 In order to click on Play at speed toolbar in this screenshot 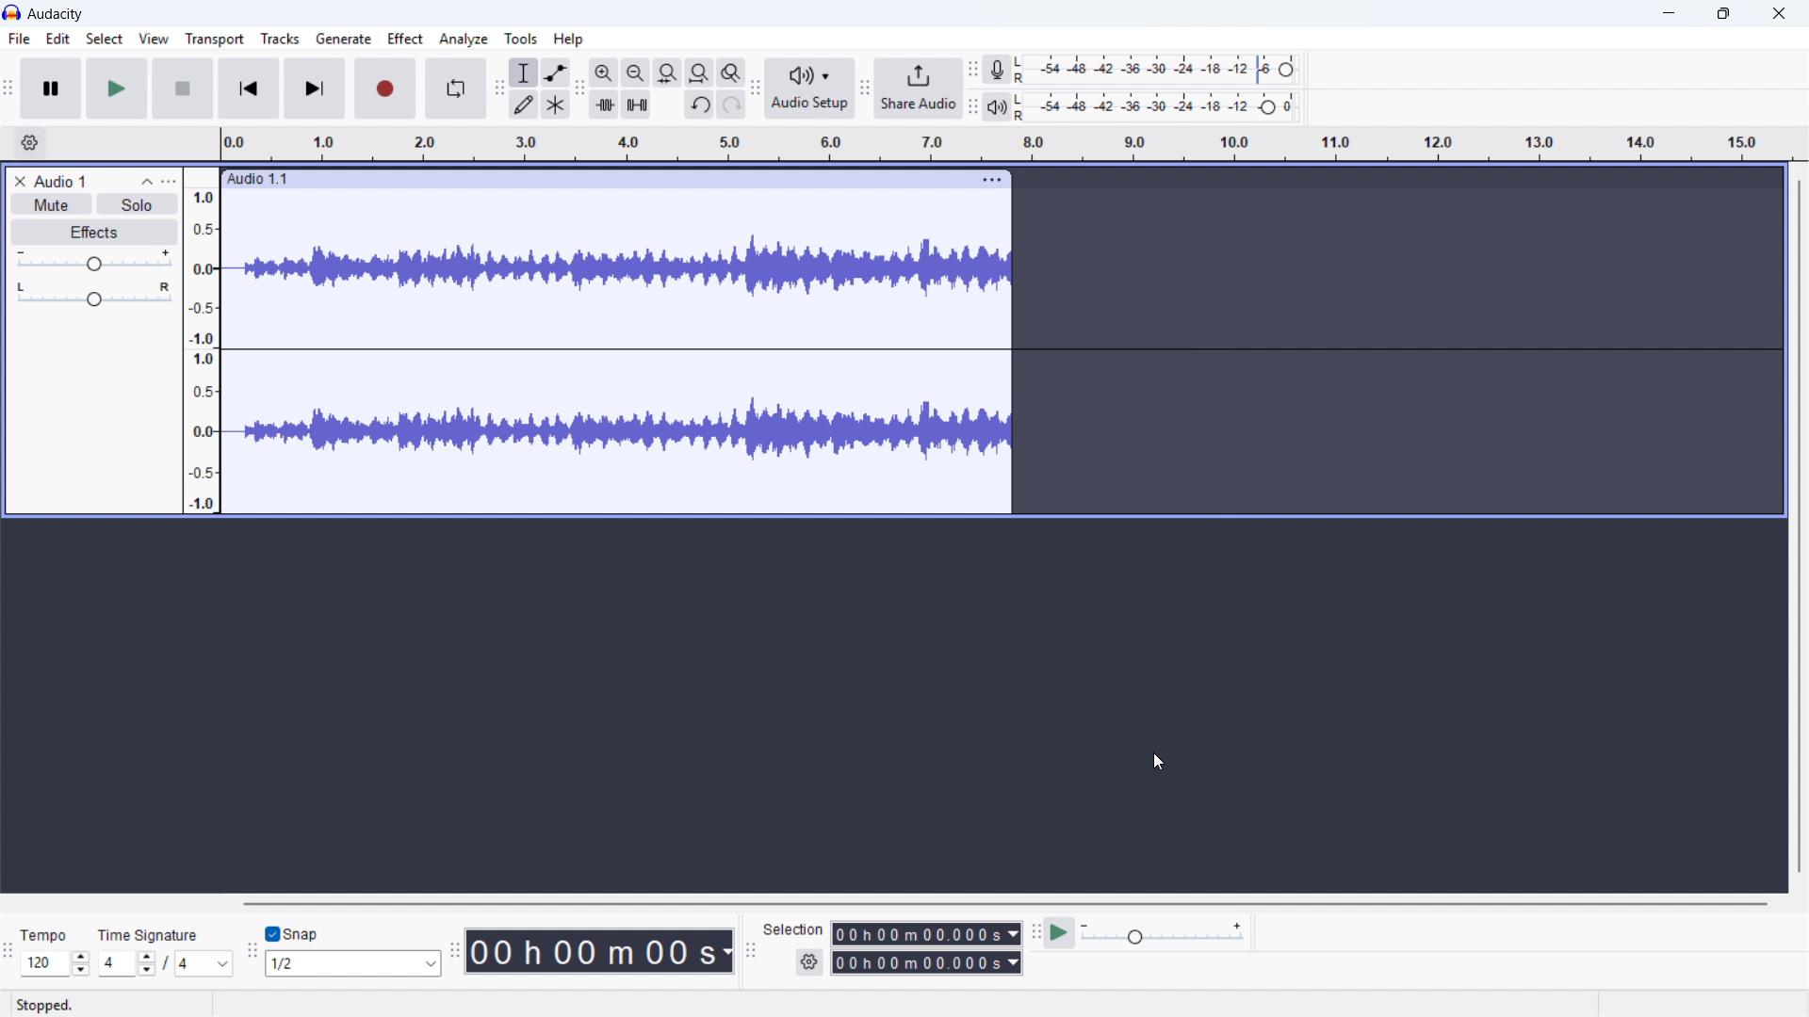, I will do `click(1035, 933)`.